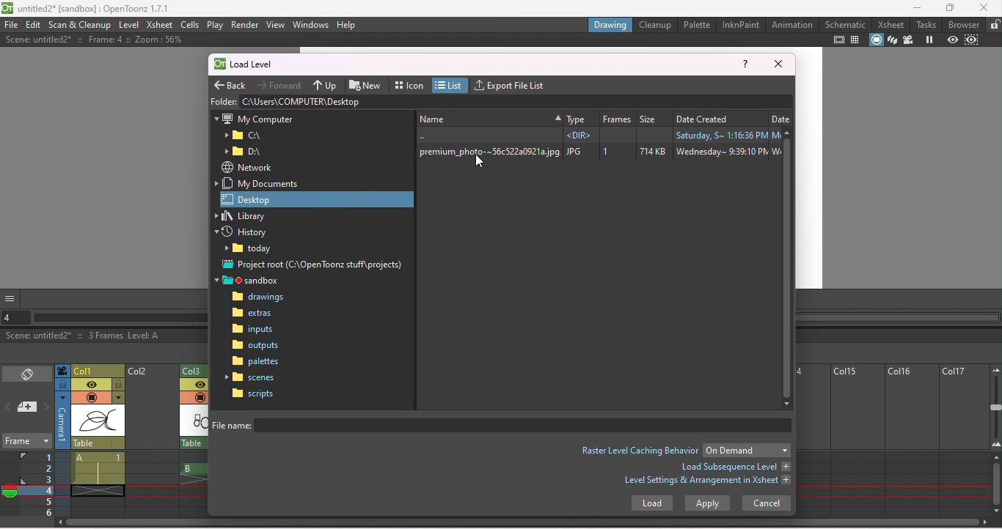 This screenshot has width=1002, height=529. I want to click on List, so click(451, 85).